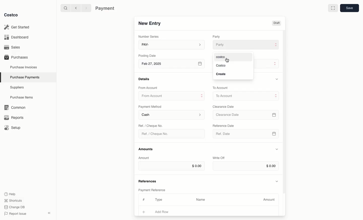 The image size is (363, 220). Describe the element at coordinates (143, 199) in the screenshot. I see `#` at that location.